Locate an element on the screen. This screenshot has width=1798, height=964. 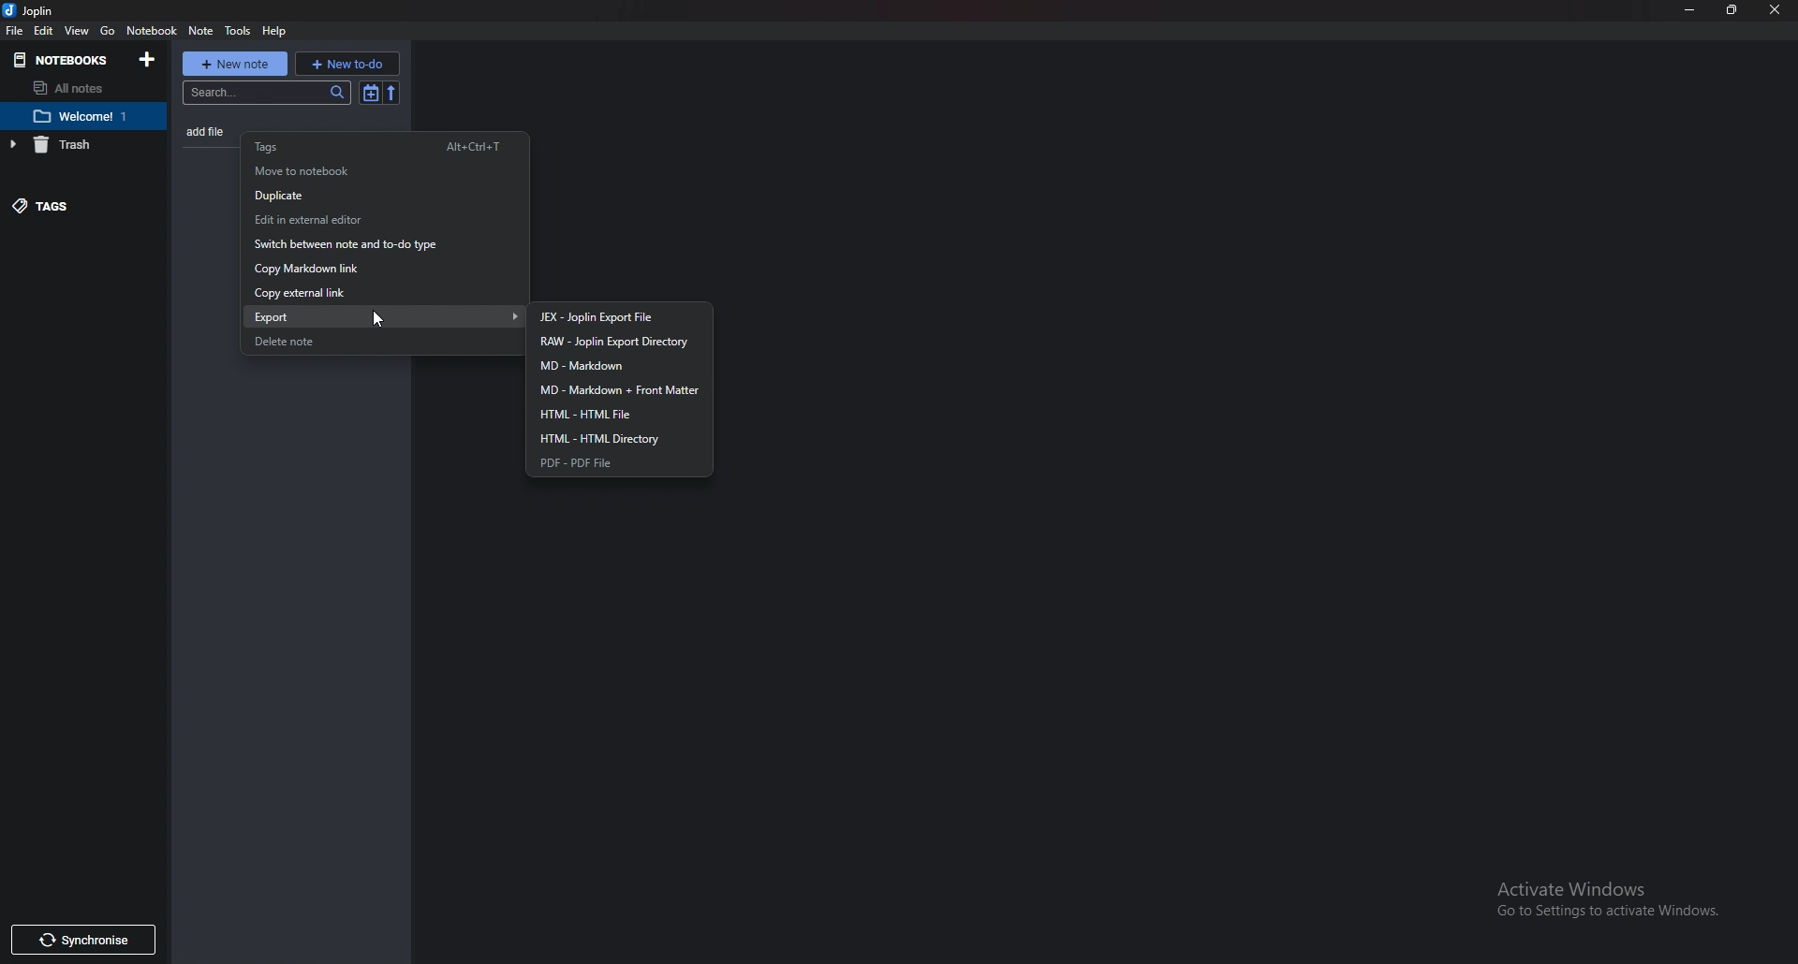
Edit in external editor is located at coordinates (374, 220).